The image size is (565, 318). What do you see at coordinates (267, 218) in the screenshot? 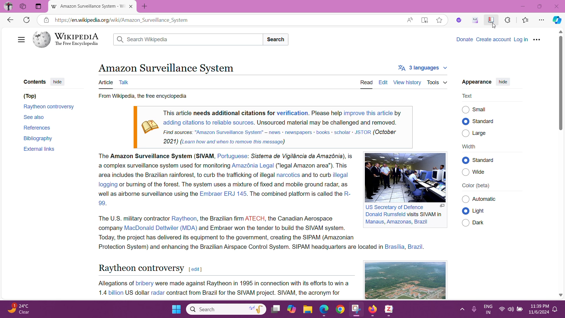
I see `the Brazilian firm ATECH, the Canadian Aerospace` at bounding box center [267, 218].